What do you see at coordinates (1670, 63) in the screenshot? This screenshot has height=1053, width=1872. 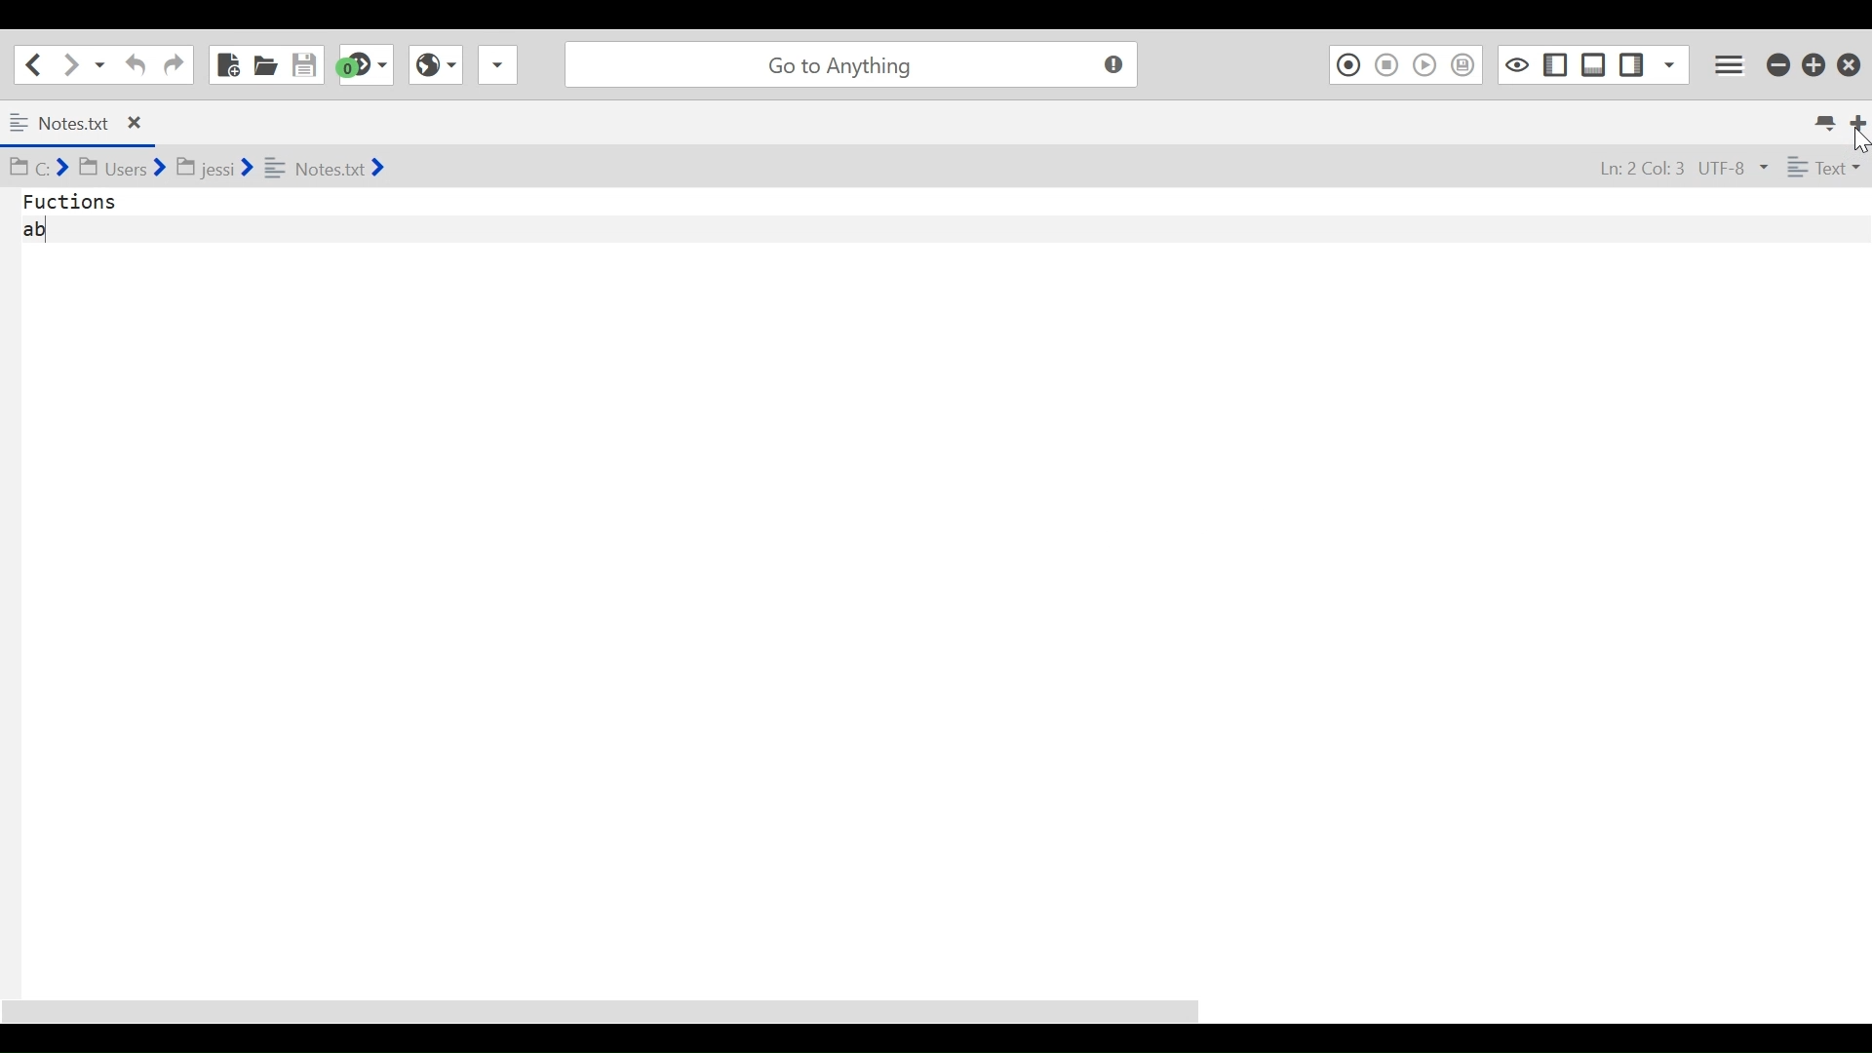 I see `Show Specific Sidebar` at bounding box center [1670, 63].